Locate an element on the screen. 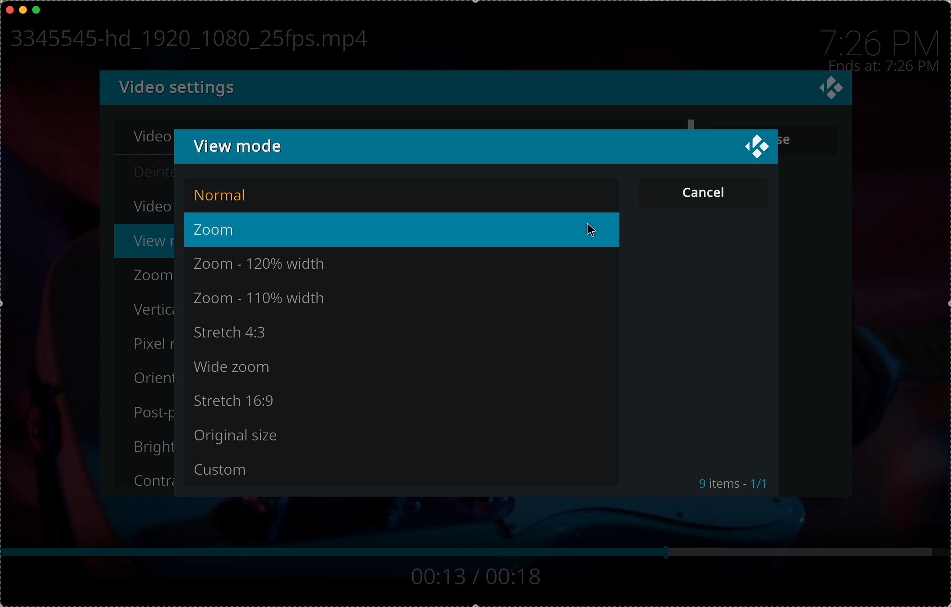 The image size is (951, 607). cursor is located at coordinates (595, 231).